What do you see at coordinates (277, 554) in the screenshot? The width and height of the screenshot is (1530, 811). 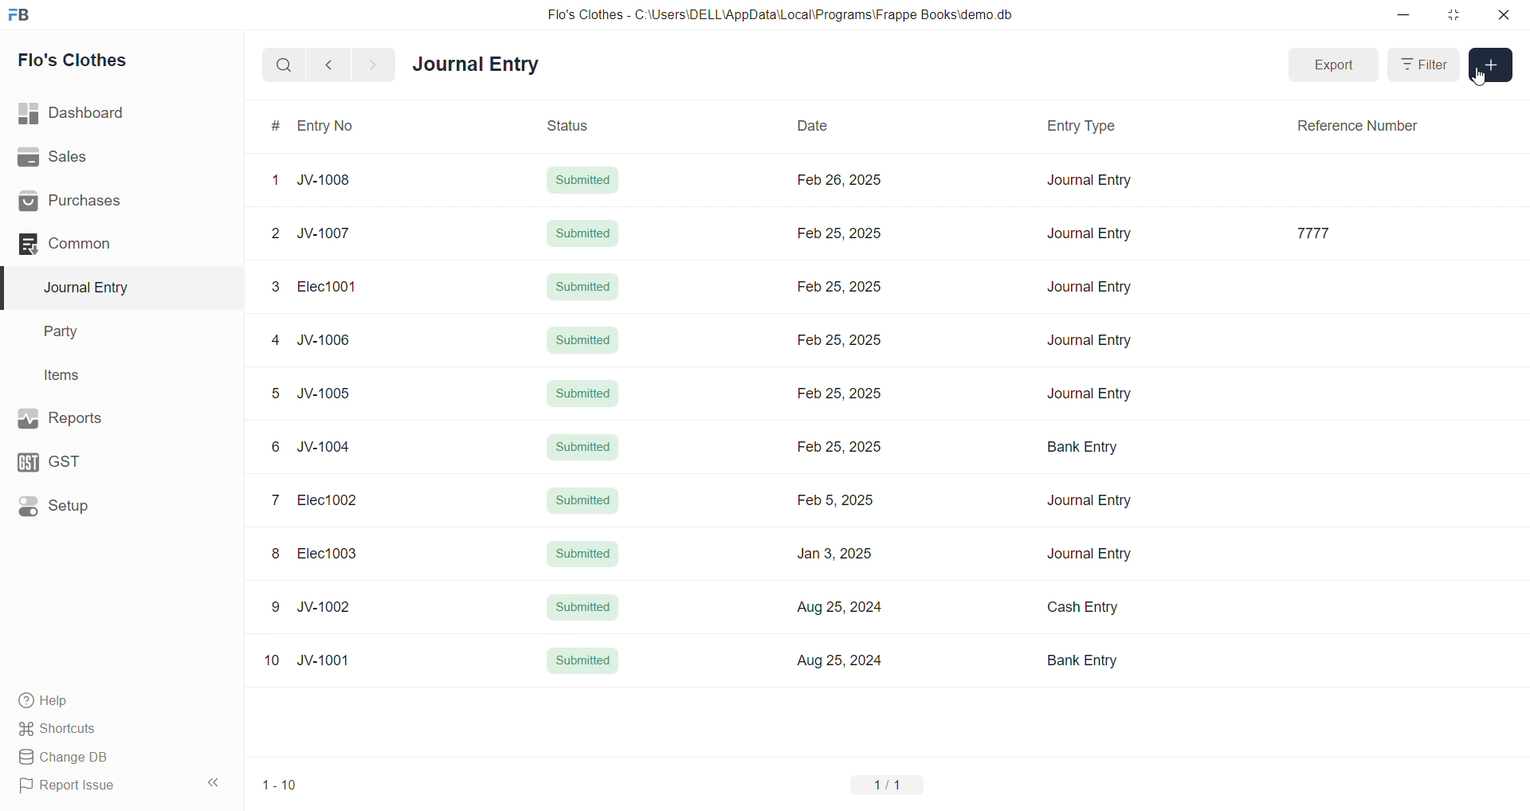 I see `8` at bounding box center [277, 554].